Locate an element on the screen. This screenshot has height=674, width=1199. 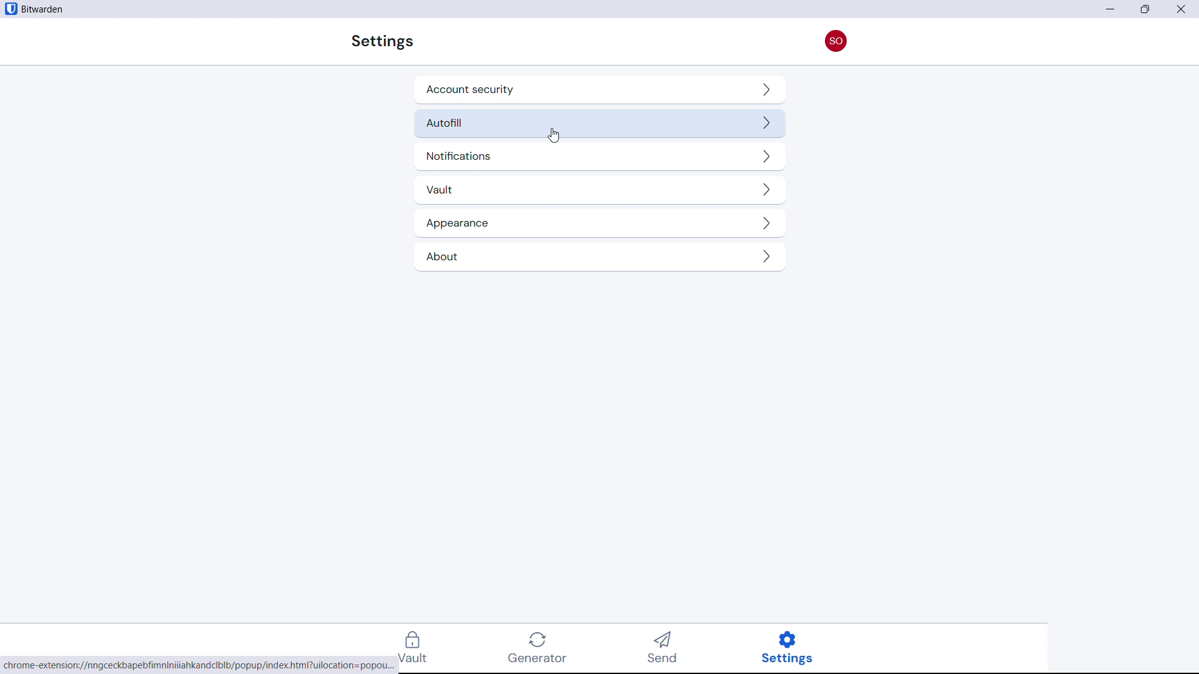
Appearance  is located at coordinates (598, 224).